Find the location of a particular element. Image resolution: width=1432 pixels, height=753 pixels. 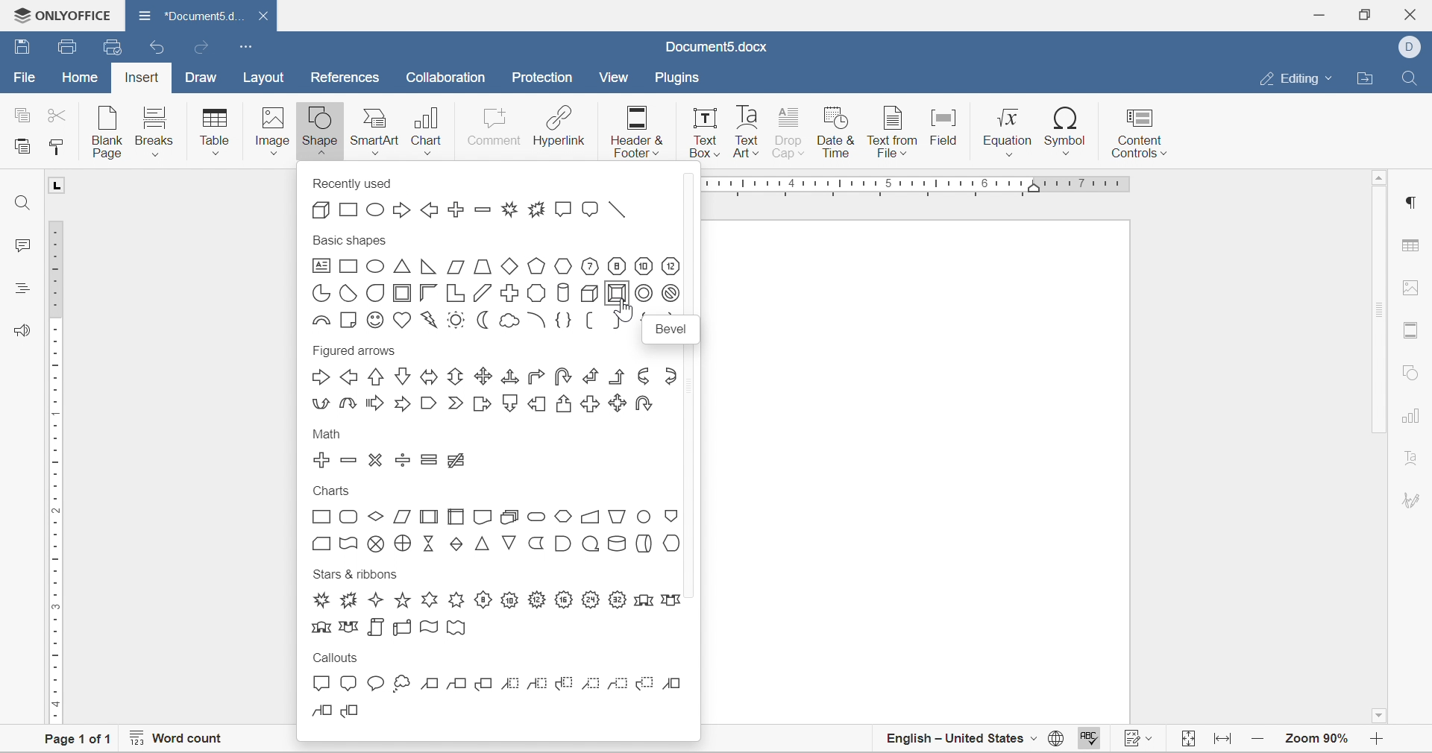

insert is located at coordinates (145, 76).